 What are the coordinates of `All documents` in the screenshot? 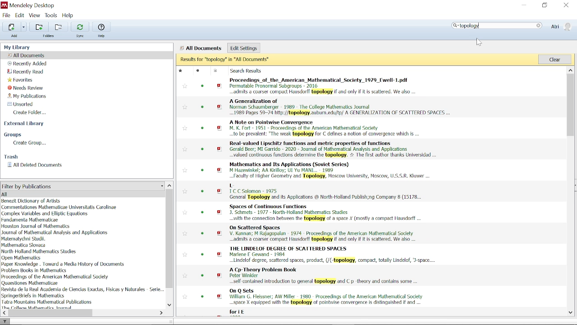 It's located at (201, 48).